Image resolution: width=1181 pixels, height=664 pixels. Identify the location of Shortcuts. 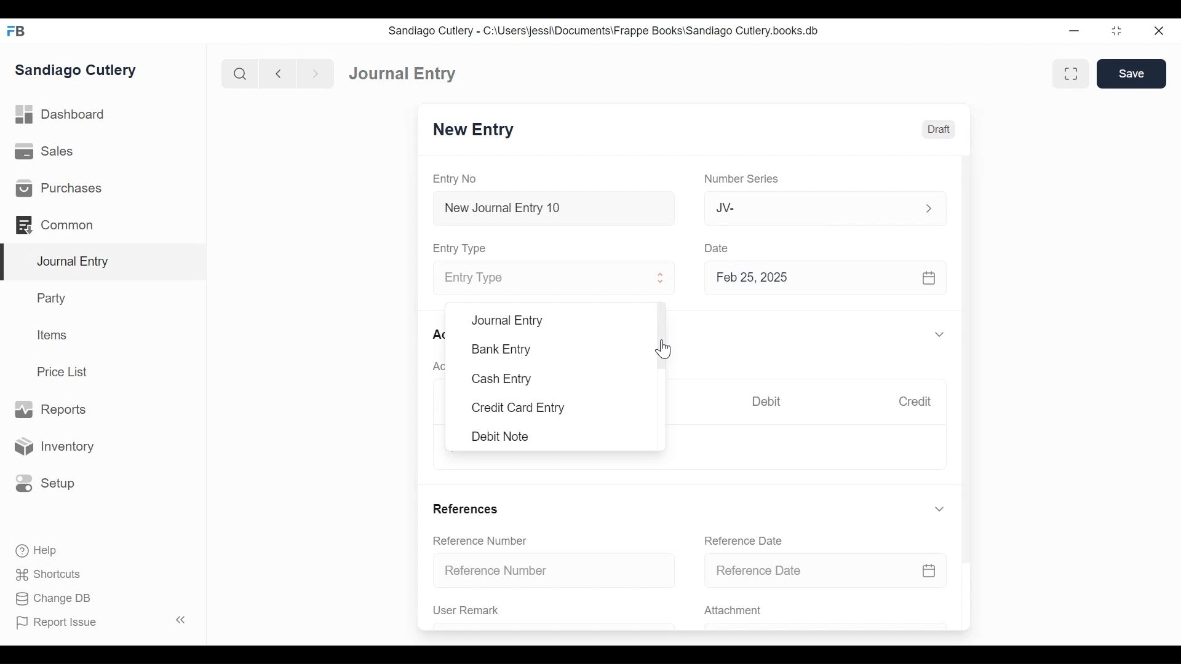
(45, 574).